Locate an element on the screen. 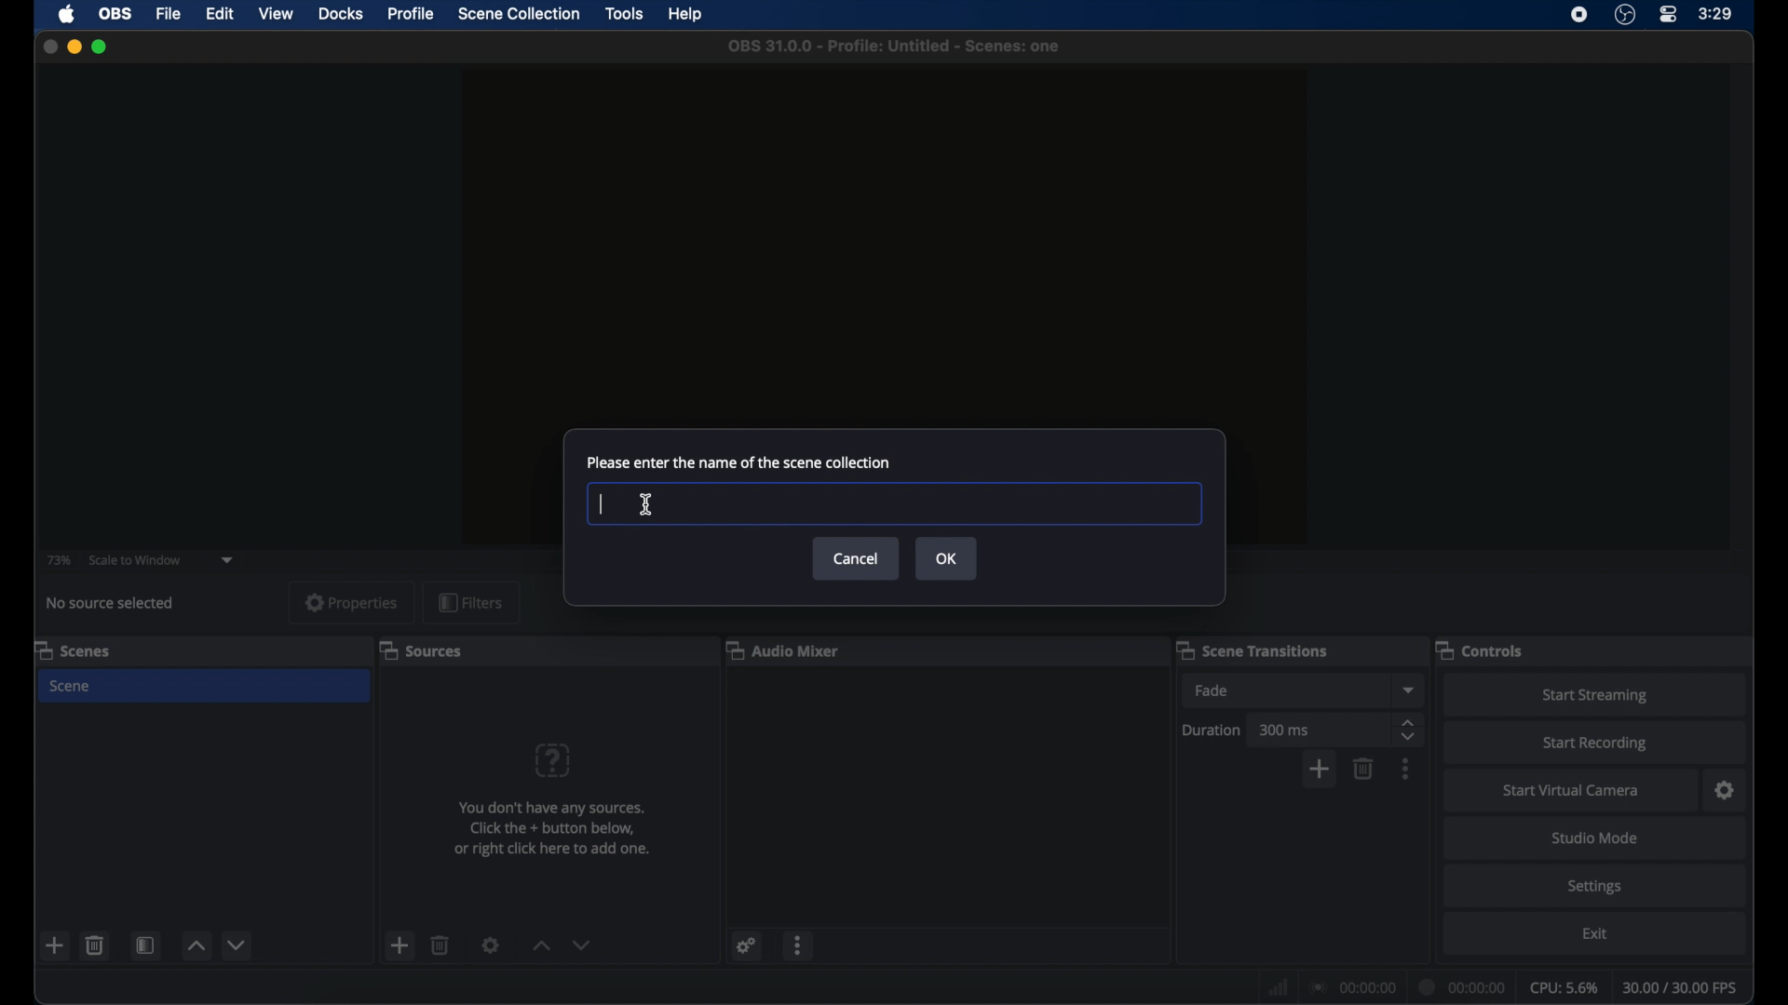  scale to window is located at coordinates (135, 560).